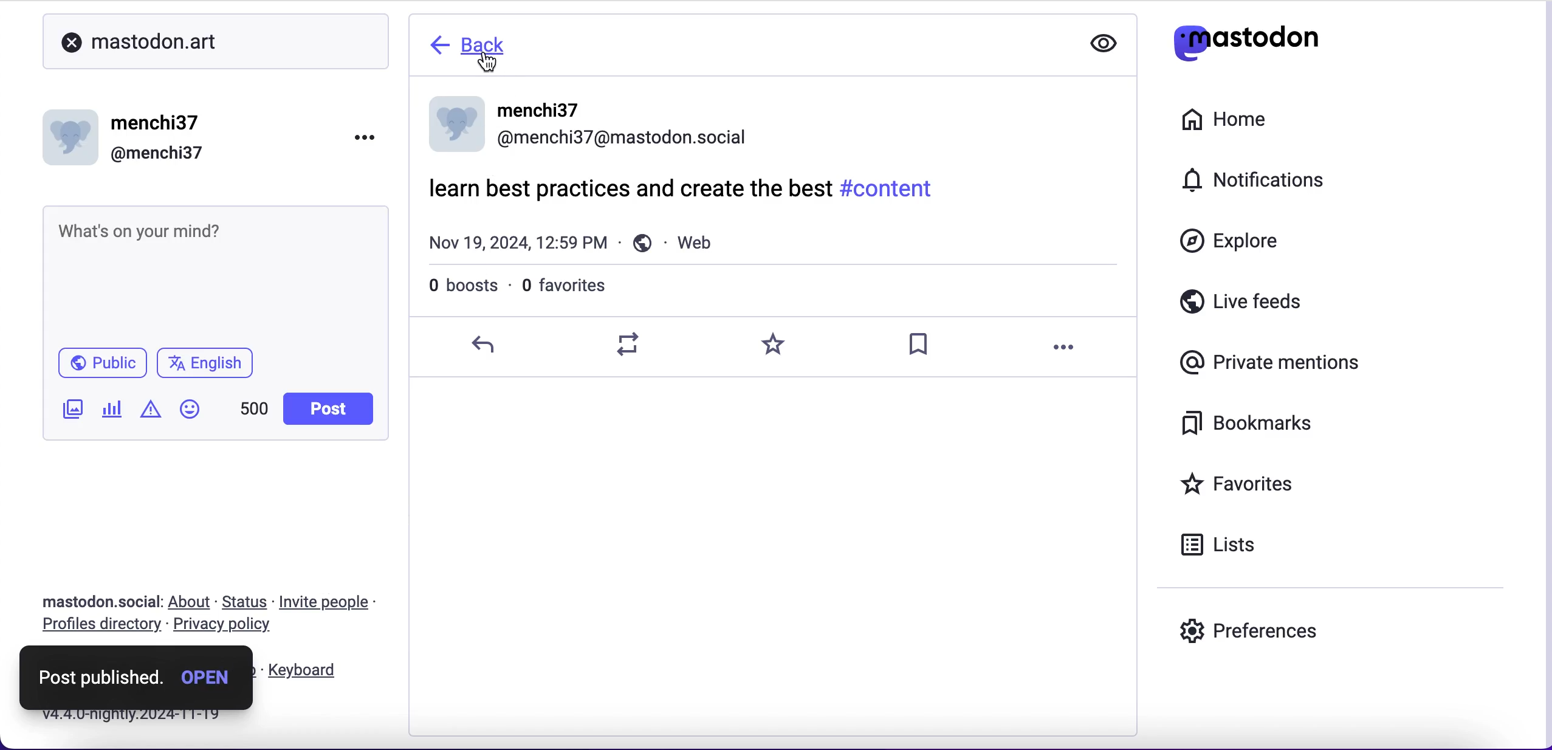  Describe the element at coordinates (1541, 145) in the screenshot. I see `scroll bar` at that location.